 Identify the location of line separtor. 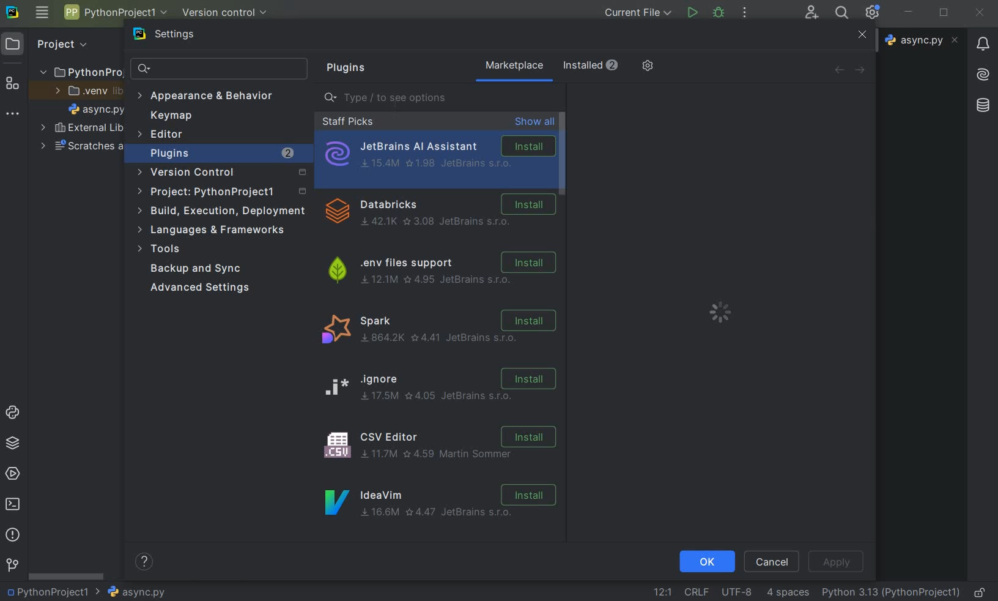
(695, 591).